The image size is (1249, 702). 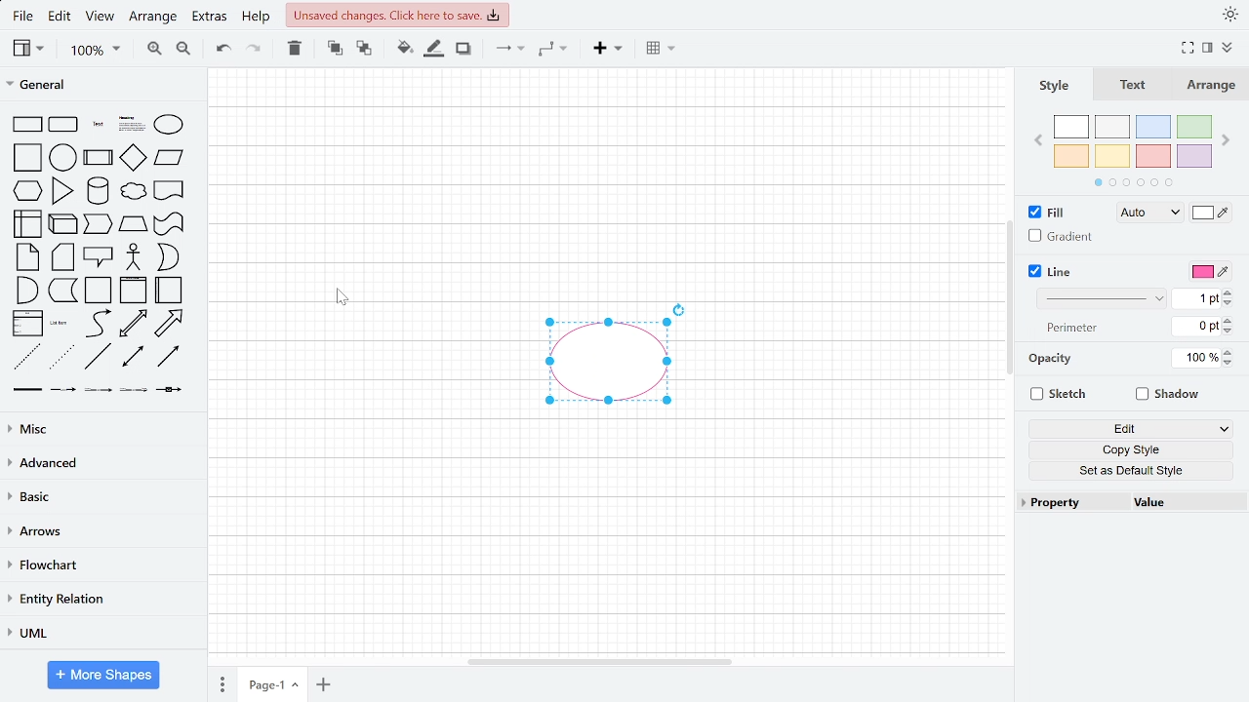 What do you see at coordinates (103, 19) in the screenshot?
I see `view` at bounding box center [103, 19].